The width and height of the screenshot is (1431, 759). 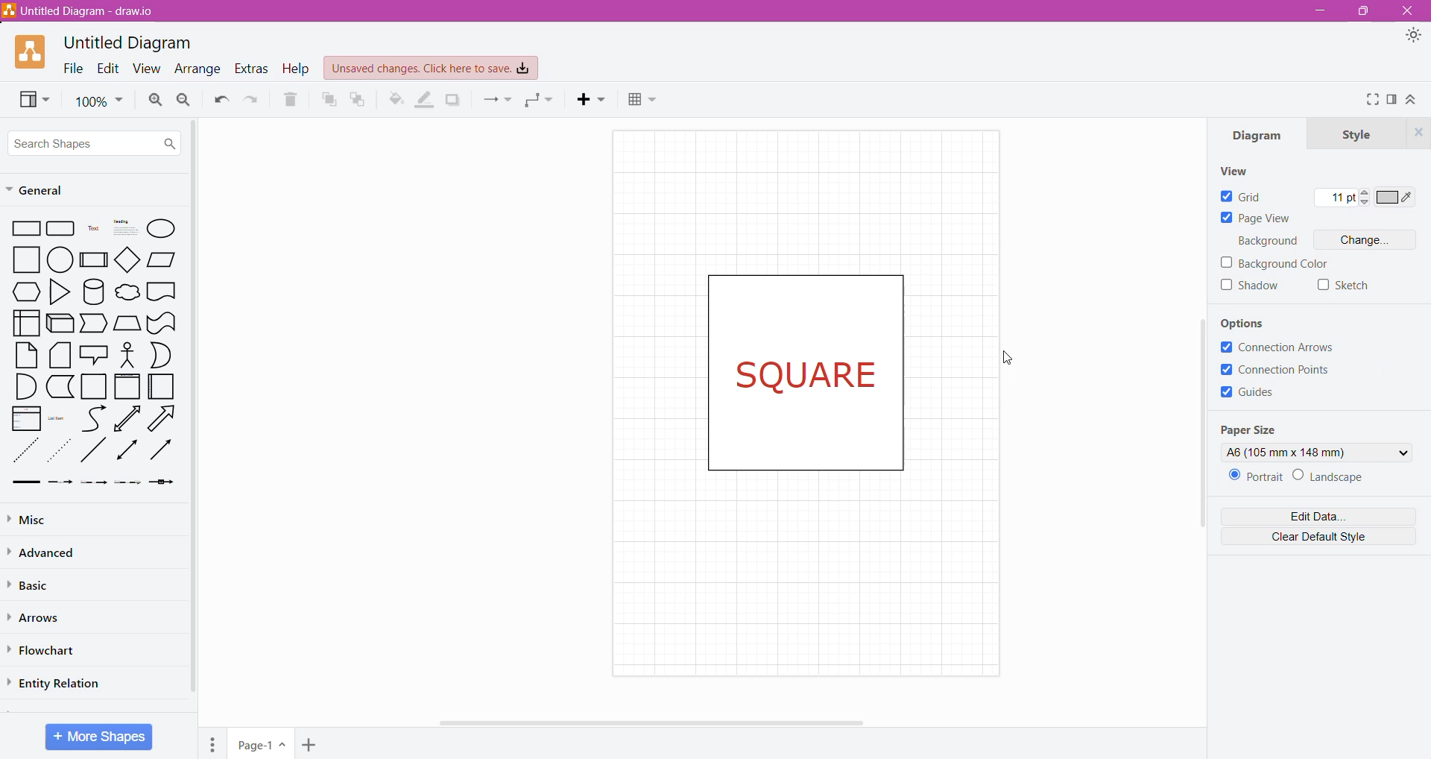 What do you see at coordinates (1342, 199) in the screenshot?
I see `Set width of the Grid` at bounding box center [1342, 199].